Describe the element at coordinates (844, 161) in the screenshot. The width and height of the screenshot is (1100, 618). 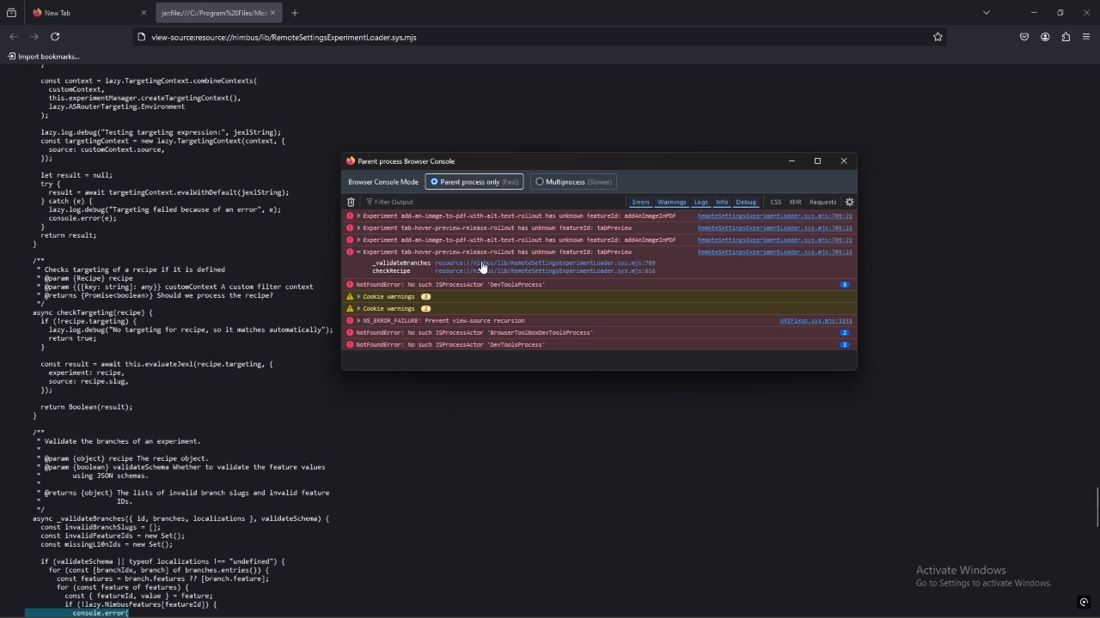
I see `close` at that location.